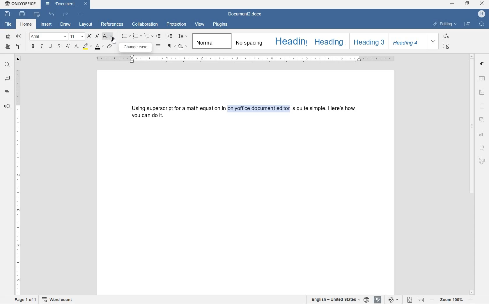 The image size is (489, 304). I want to click on print, so click(22, 14).